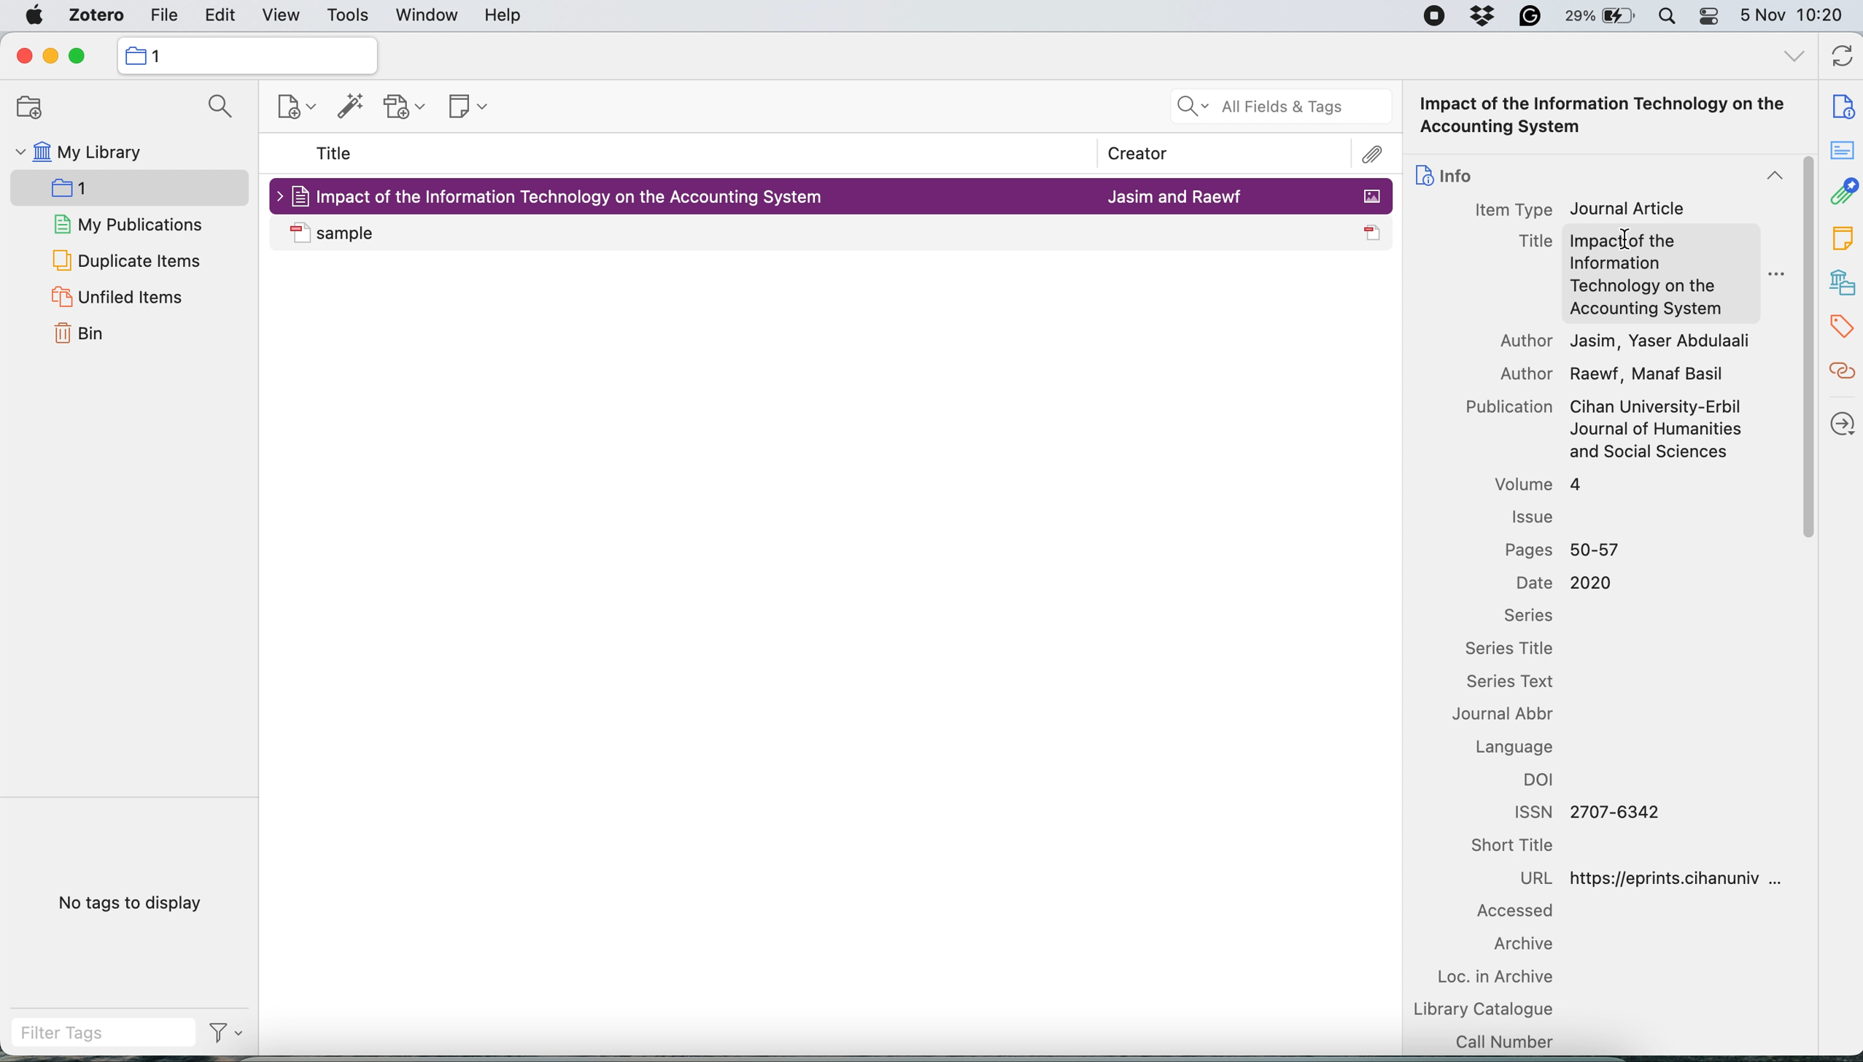 Image resolution: width=1863 pixels, height=1062 pixels. Describe the element at coordinates (1841, 329) in the screenshot. I see `tags` at that location.